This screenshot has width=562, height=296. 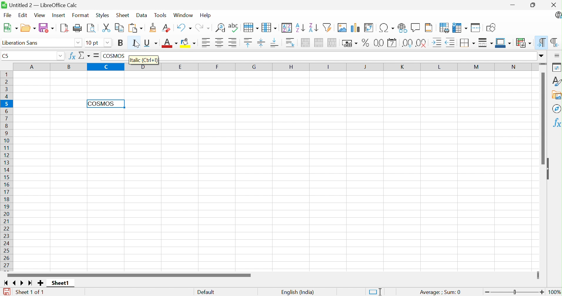 What do you see at coordinates (555, 42) in the screenshot?
I see `Right-to-left` at bounding box center [555, 42].